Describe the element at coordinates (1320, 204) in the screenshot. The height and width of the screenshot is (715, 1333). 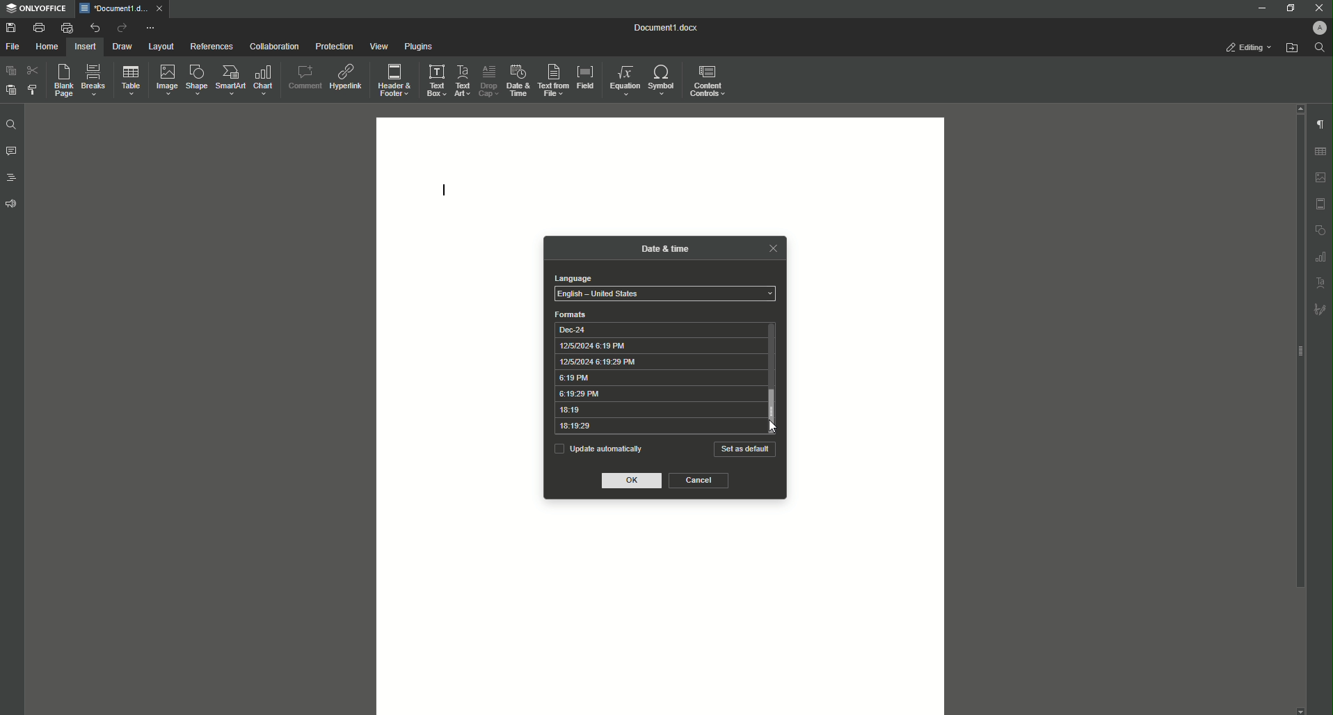
I see `header and footer settings` at that location.